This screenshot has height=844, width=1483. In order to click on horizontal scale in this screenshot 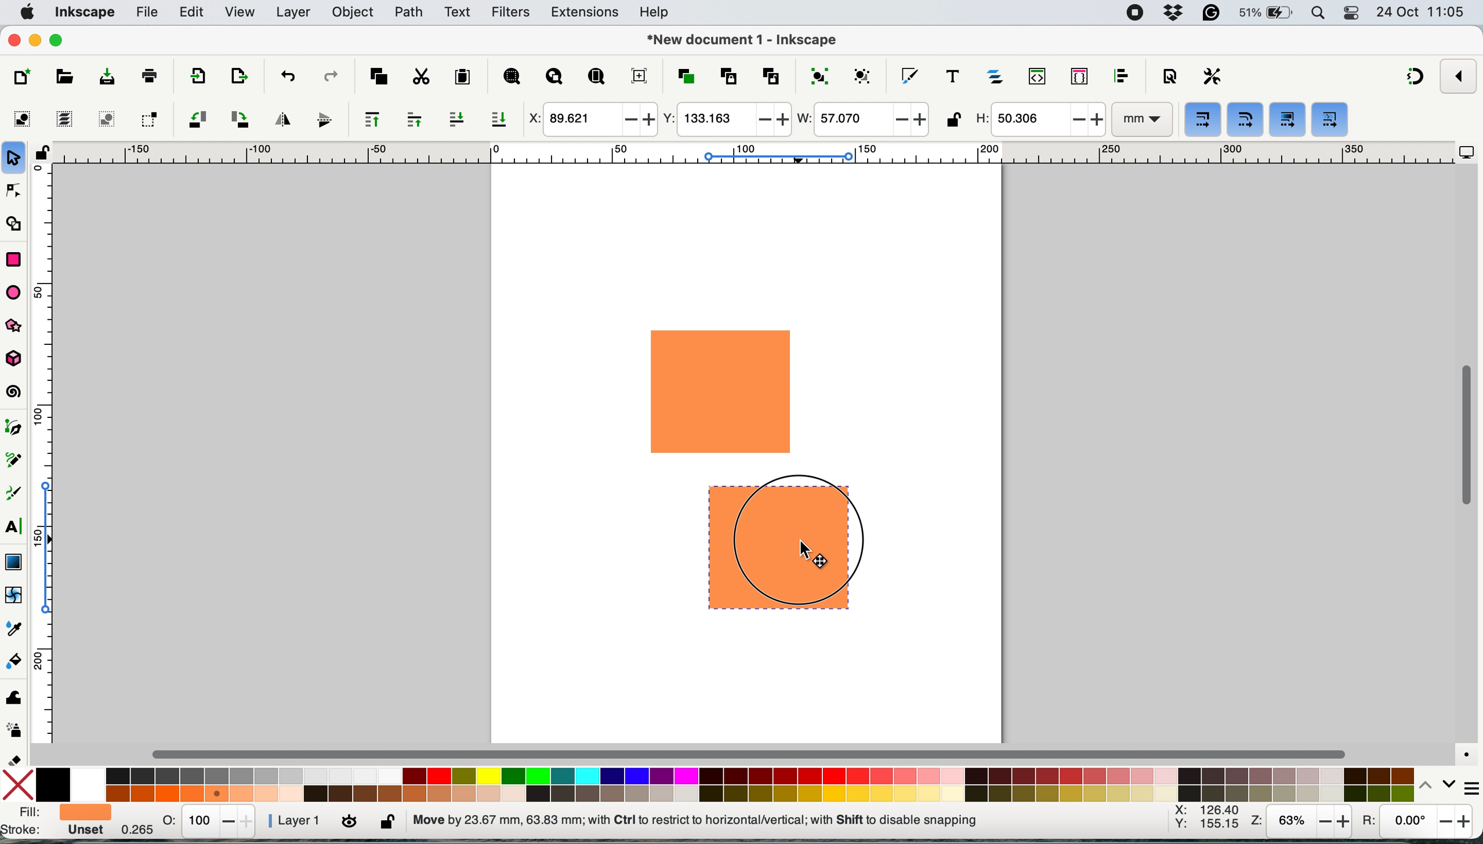, I will do `click(752, 156)`.